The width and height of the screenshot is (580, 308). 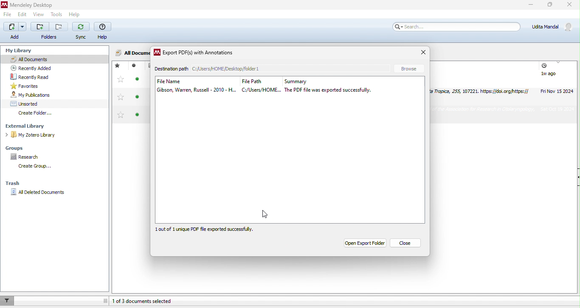 I want to click on cursor movement, so click(x=267, y=214).